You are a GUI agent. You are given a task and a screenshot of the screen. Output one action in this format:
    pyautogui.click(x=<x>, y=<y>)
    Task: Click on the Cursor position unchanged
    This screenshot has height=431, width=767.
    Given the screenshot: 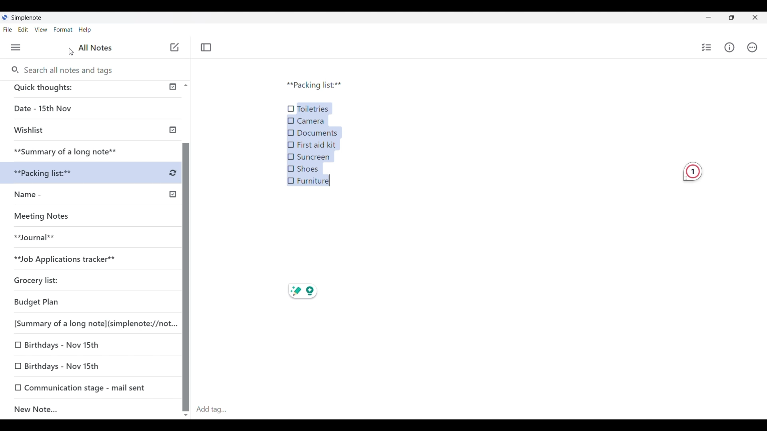 What is the action you would take?
    pyautogui.click(x=71, y=52)
    